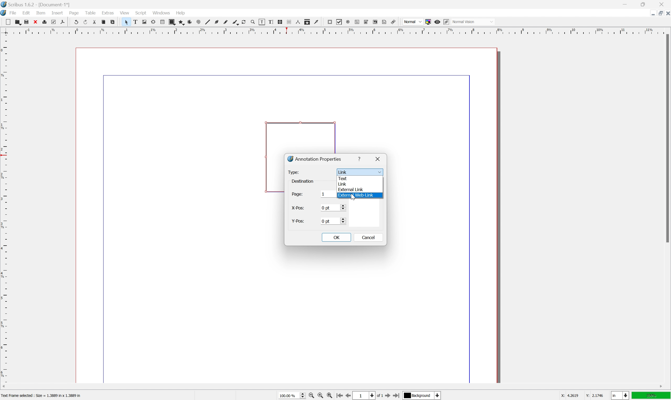 This screenshot has height=400, width=671. I want to click on zoom to 100%, so click(320, 396).